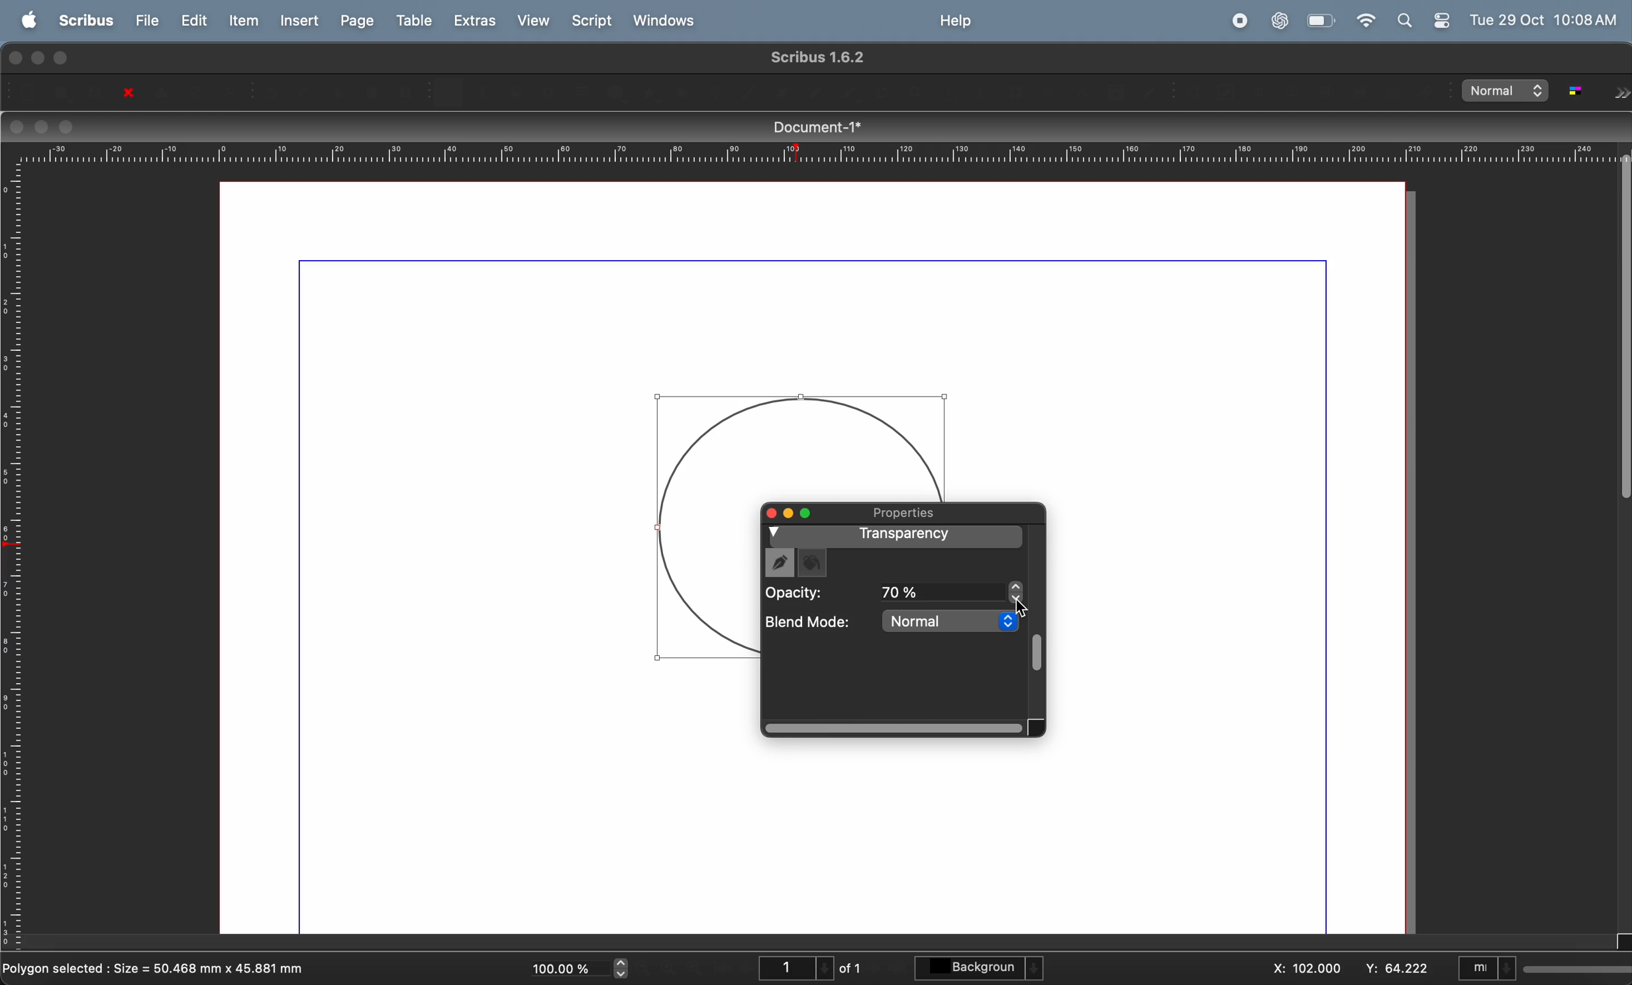  I want to click on opacity, so click(817, 593).